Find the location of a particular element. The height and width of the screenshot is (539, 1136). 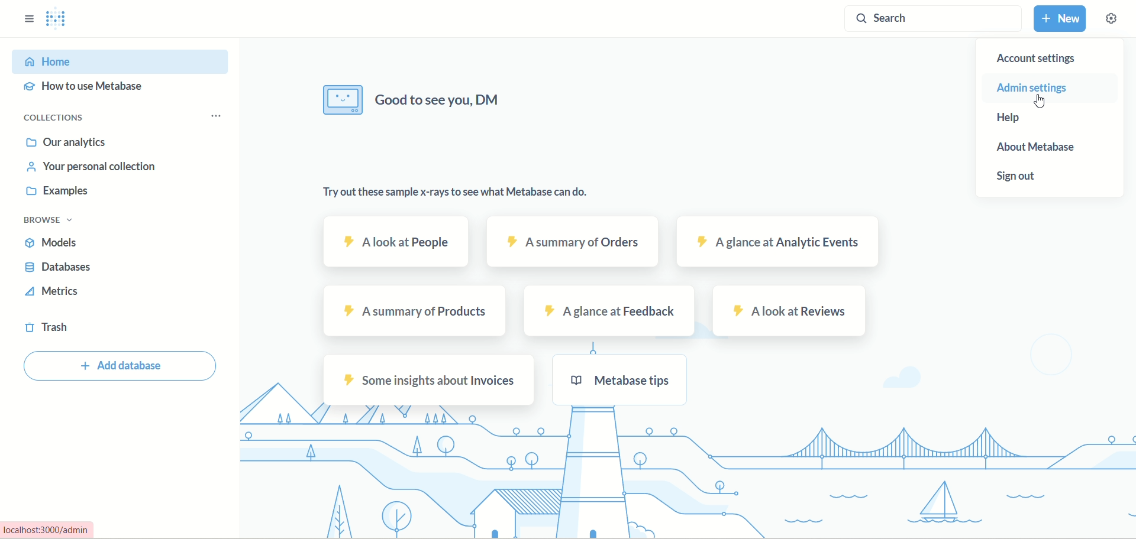

examples is located at coordinates (55, 191).